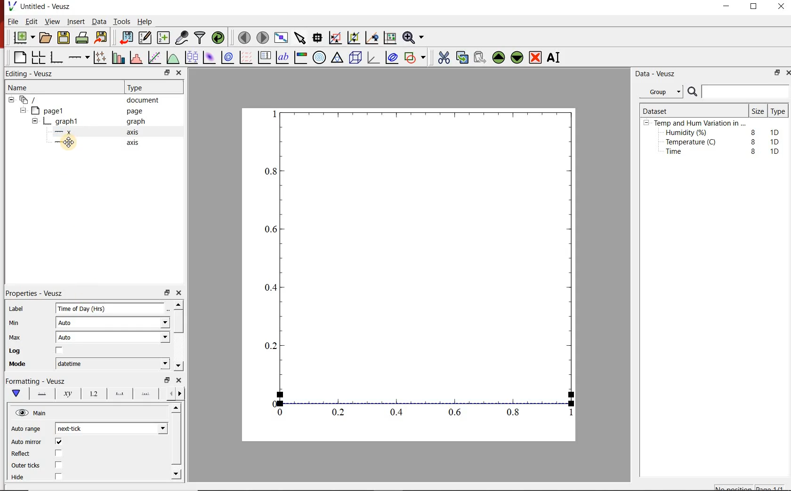  What do you see at coordinates (388, 38) in the screenshot?
I see `click to reset graph axes` at bounding box center [388, 38].